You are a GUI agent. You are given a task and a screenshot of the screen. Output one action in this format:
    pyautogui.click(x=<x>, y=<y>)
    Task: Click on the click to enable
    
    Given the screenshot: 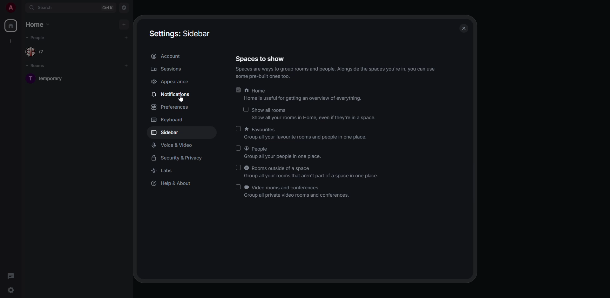 What is the action you would take?
    pyautogui.click(x=237, y=128)
    